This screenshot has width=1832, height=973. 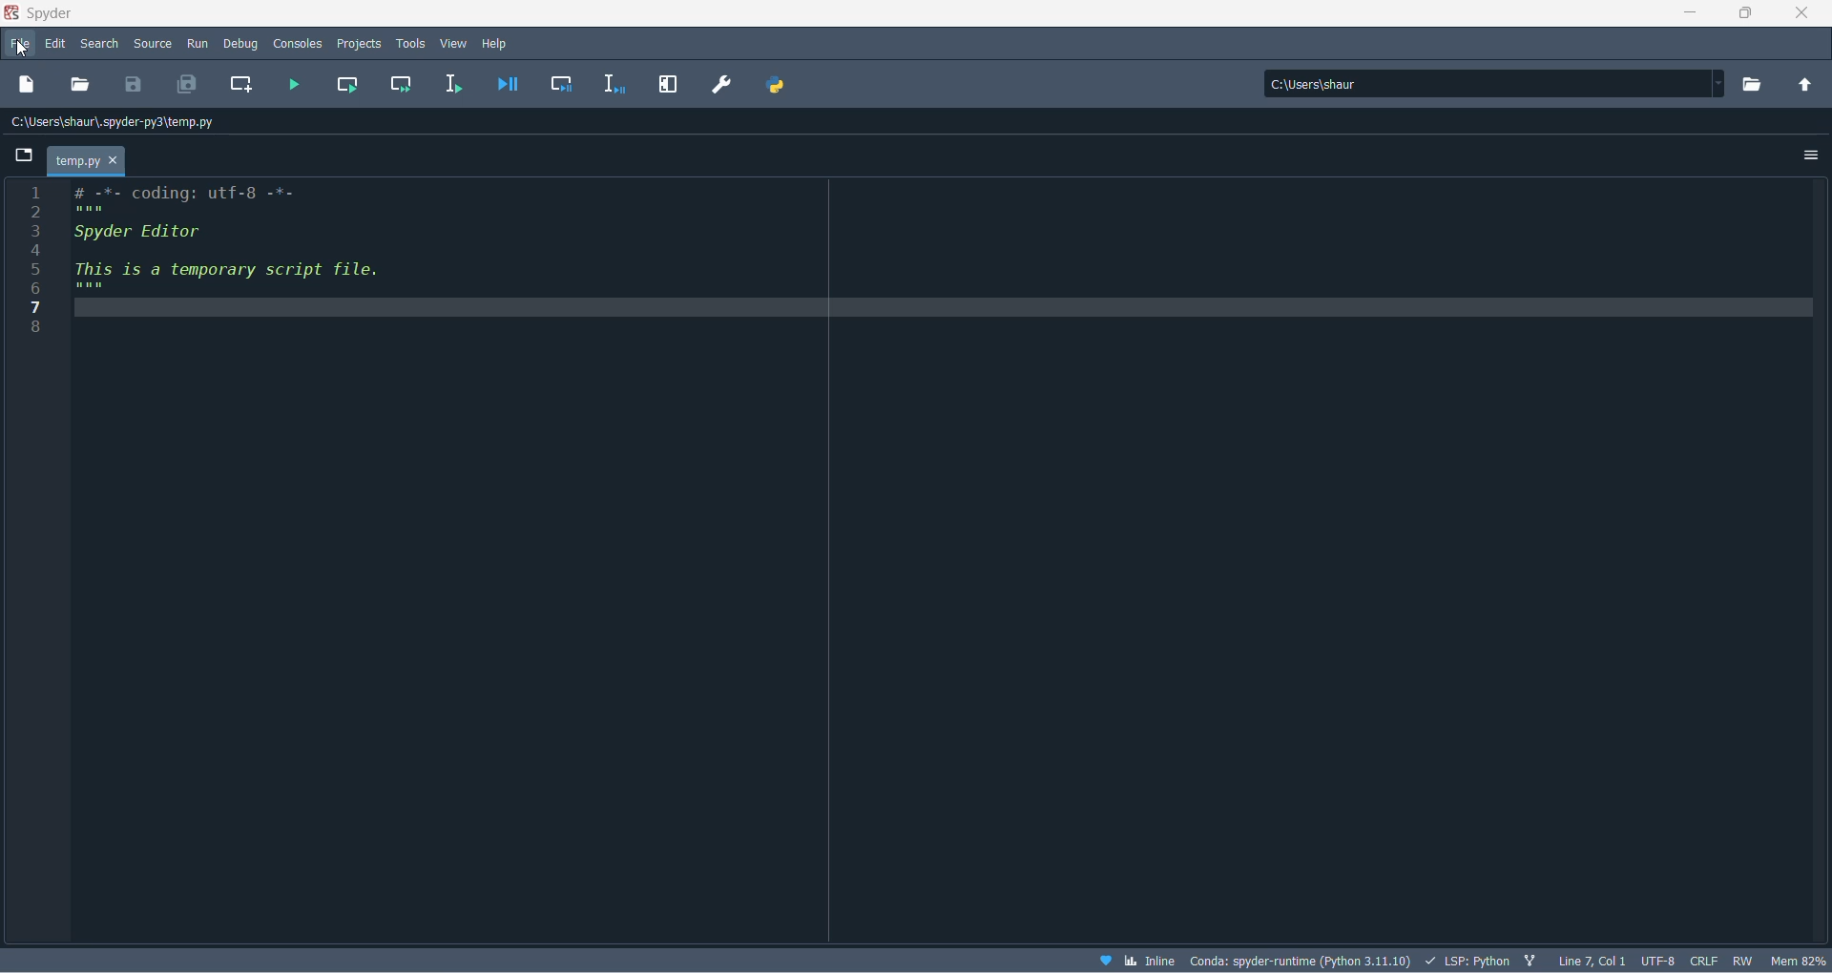 I want to click on path, so click(x=125, y=121).